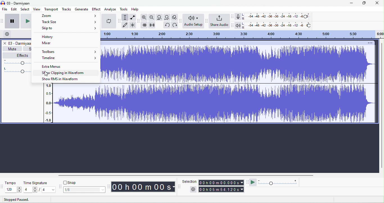 This screenshot has width=384, height=203. Describe the element at coordinates (67, 9) in the screenshot. I see `tracks` at that location.